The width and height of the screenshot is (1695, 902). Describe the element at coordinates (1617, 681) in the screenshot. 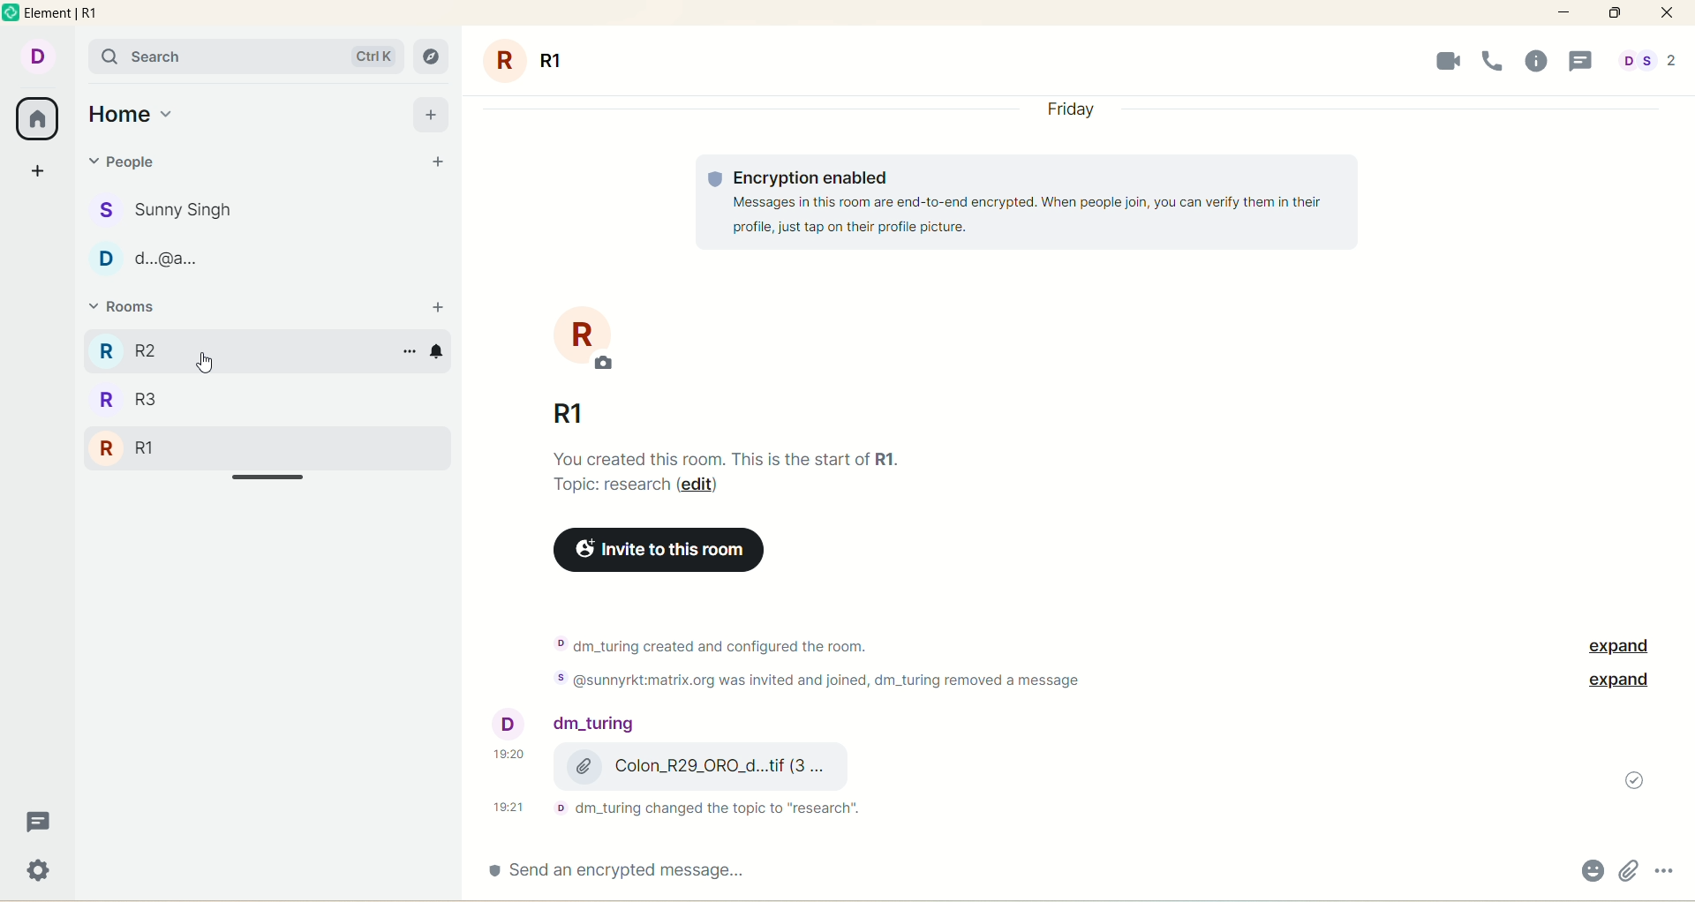

I see `expand` at that location.